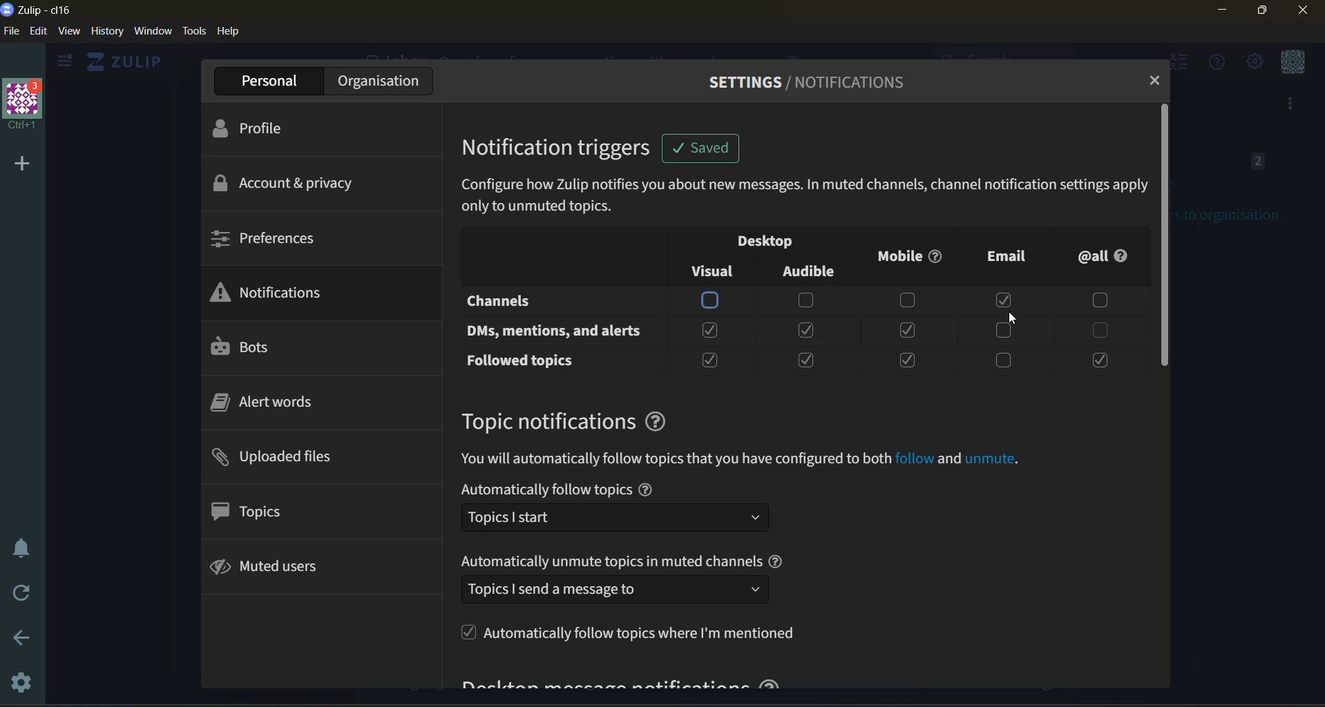 Image resolution: width=1325 pixels, height=707 pixels. Describe the element at coordinates (283, 567) in the screenshot. I see `muted users` at that location.